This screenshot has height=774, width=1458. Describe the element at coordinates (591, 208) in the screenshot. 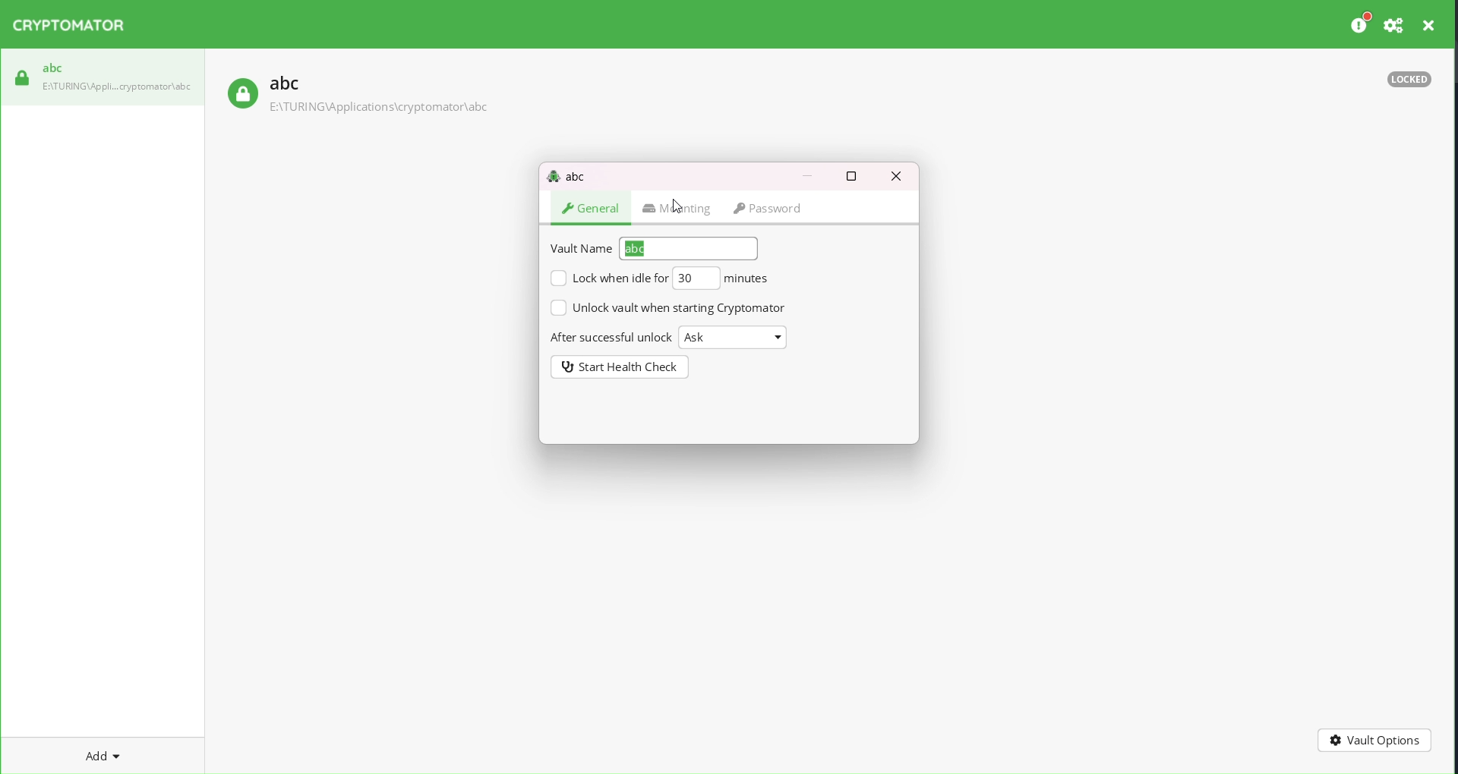

I see `general` at that location.